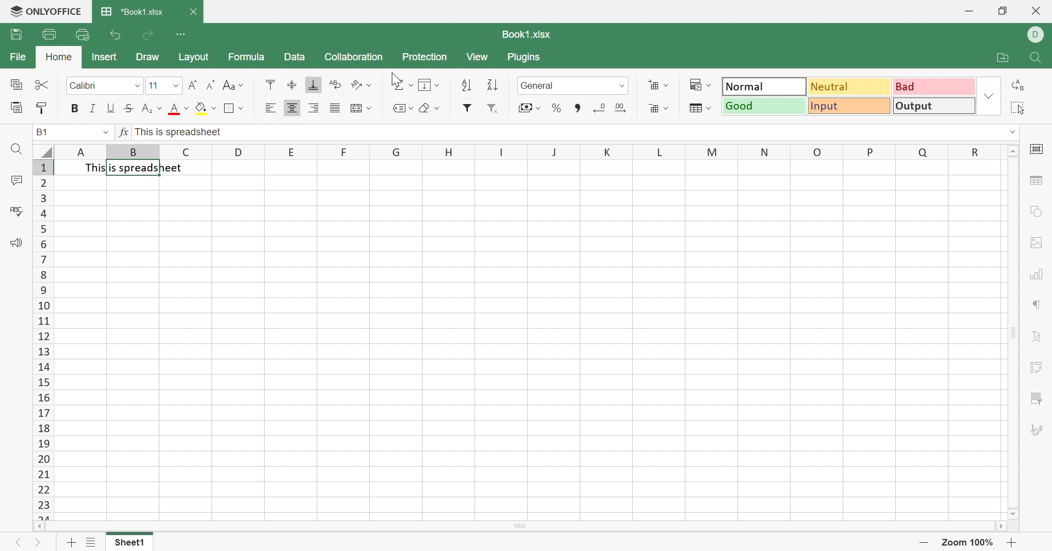 This screenshot has width=1052, height=551. What do you see at coordinates (291, 84) in the screenshot?
I see `Align Middle` at bounding box center [291, 84].